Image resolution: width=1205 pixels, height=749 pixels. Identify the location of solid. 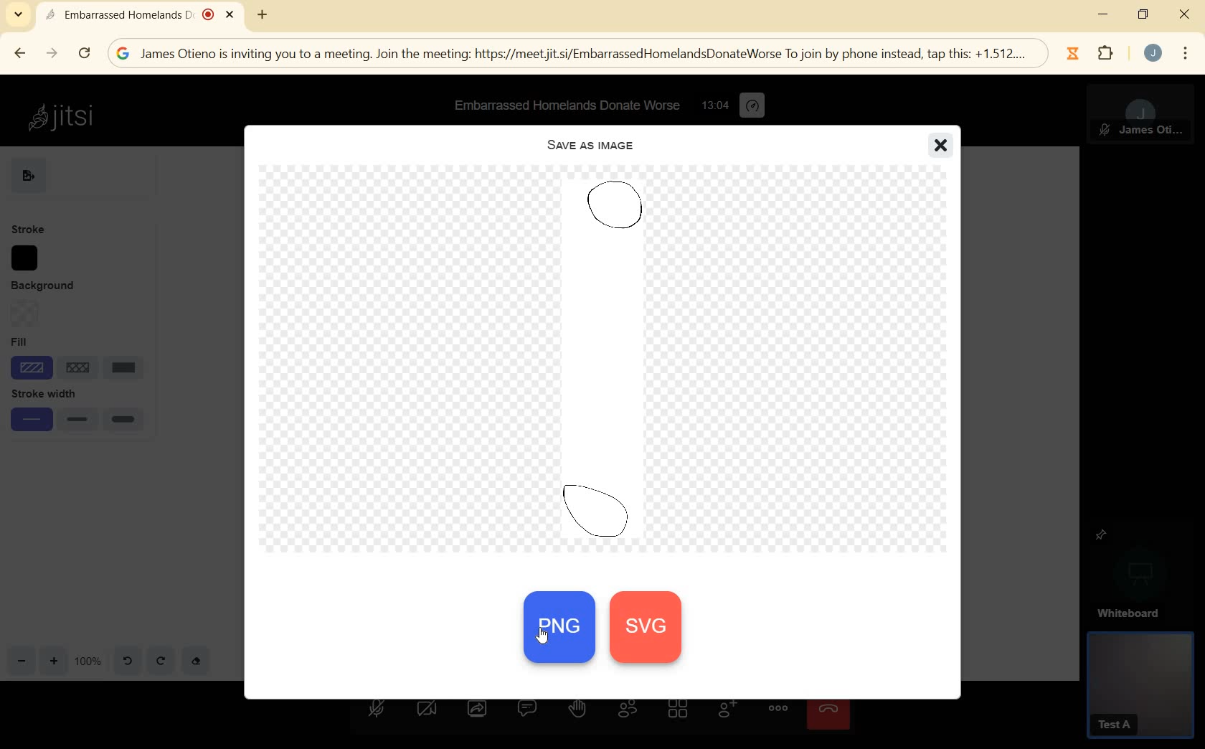
(126, 367).